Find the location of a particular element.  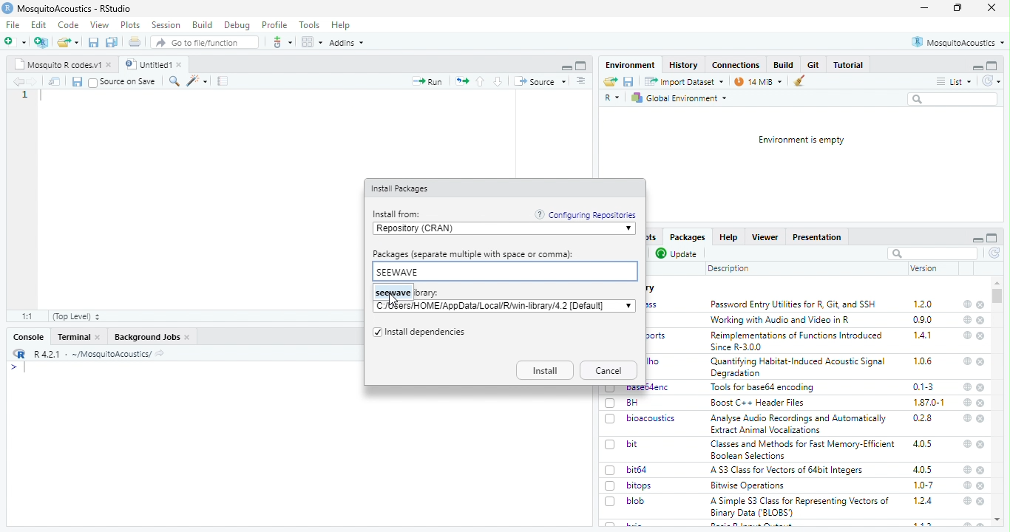

sync is located at coordinates (991, 81).